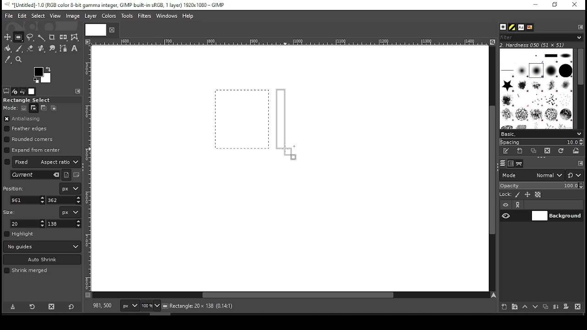 Image resolution: width=587 pixels, height=330 pixels. What do you see at coordinates (491, 168) in the screenshot?
I see `scroll bar` at bounding box center [491, 168].